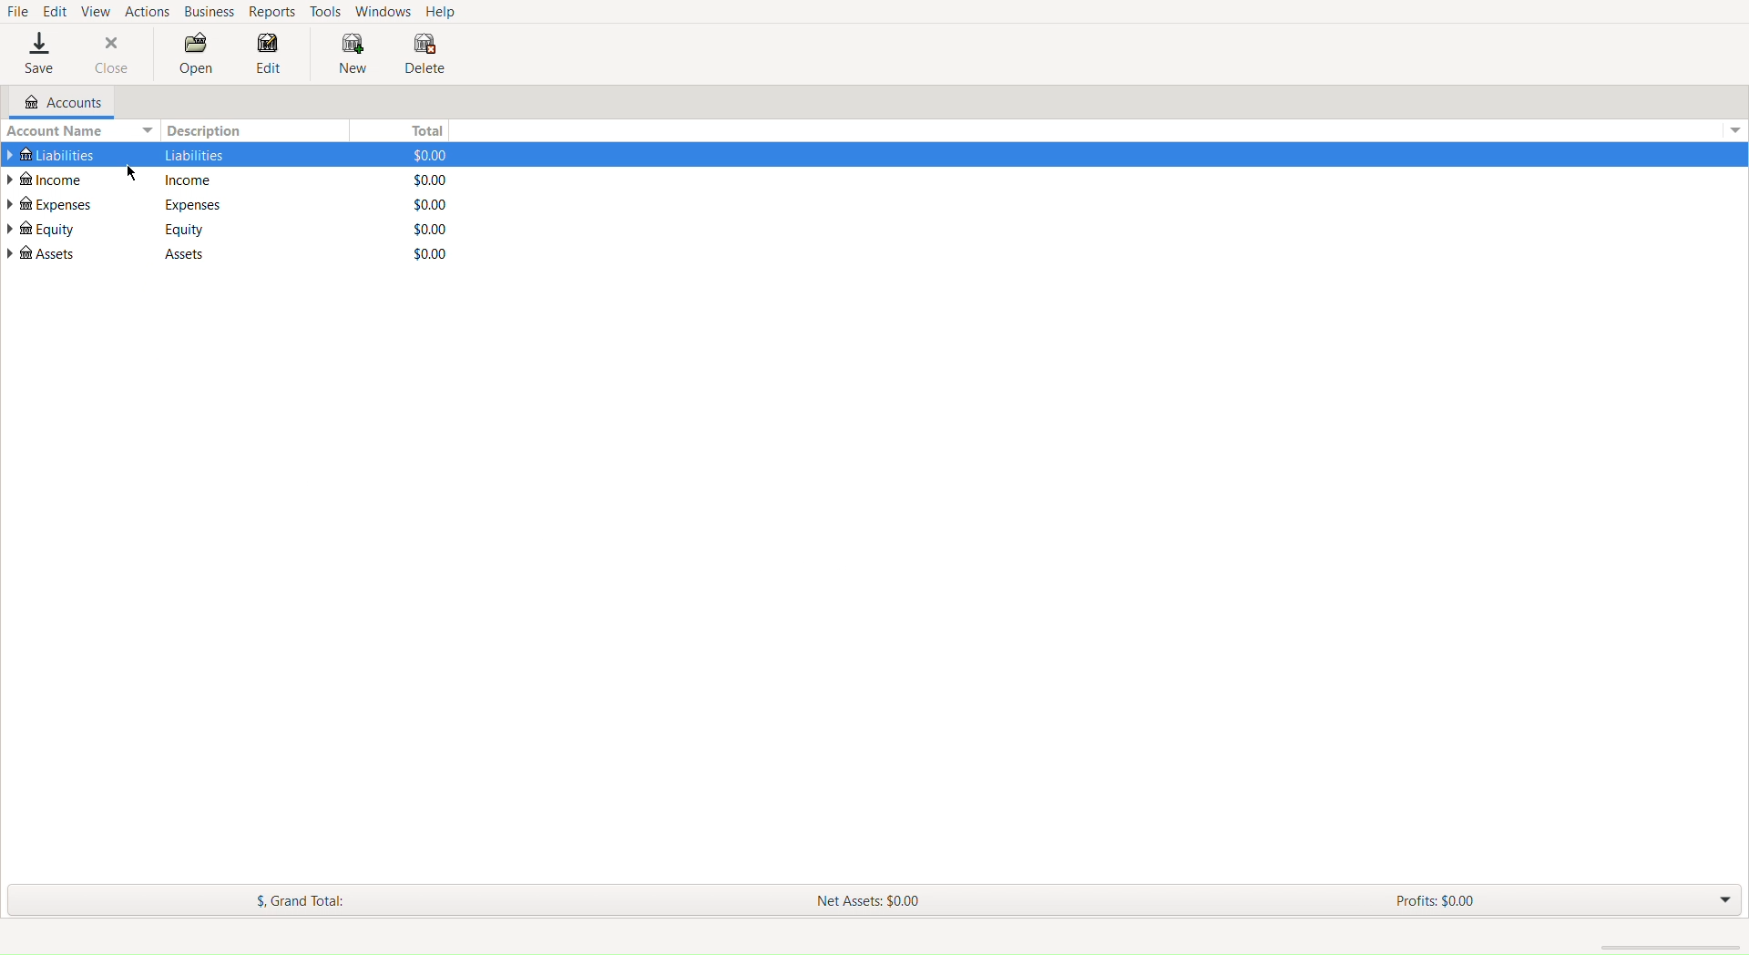  Describe the element at coordinates (425, 56) in the screenshot. I see `Delete` at that location.